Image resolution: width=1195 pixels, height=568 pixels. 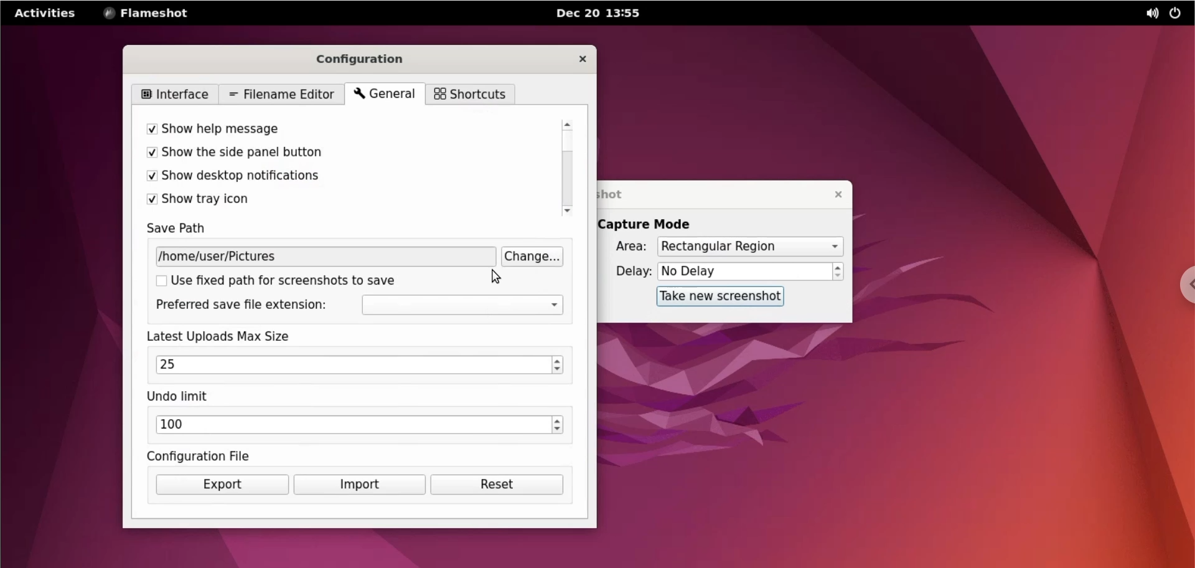 I want to click on scrollbar, so click(x=566, y=168).